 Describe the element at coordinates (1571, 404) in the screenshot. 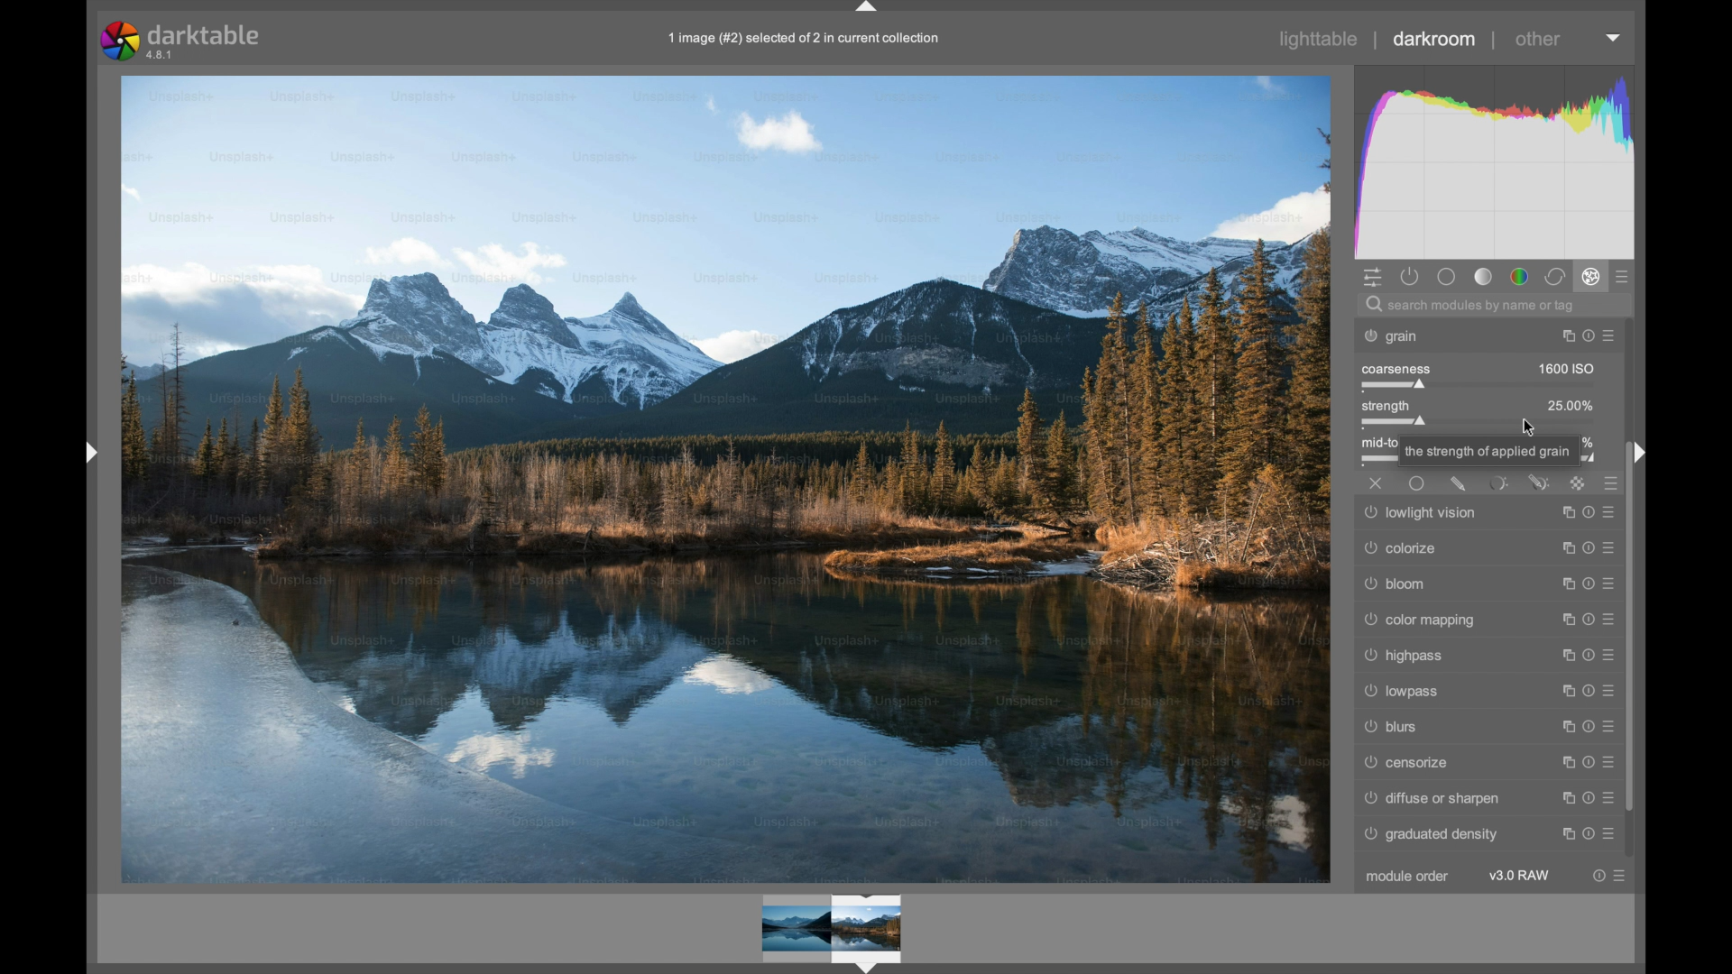

I see `25.00%` at that location.